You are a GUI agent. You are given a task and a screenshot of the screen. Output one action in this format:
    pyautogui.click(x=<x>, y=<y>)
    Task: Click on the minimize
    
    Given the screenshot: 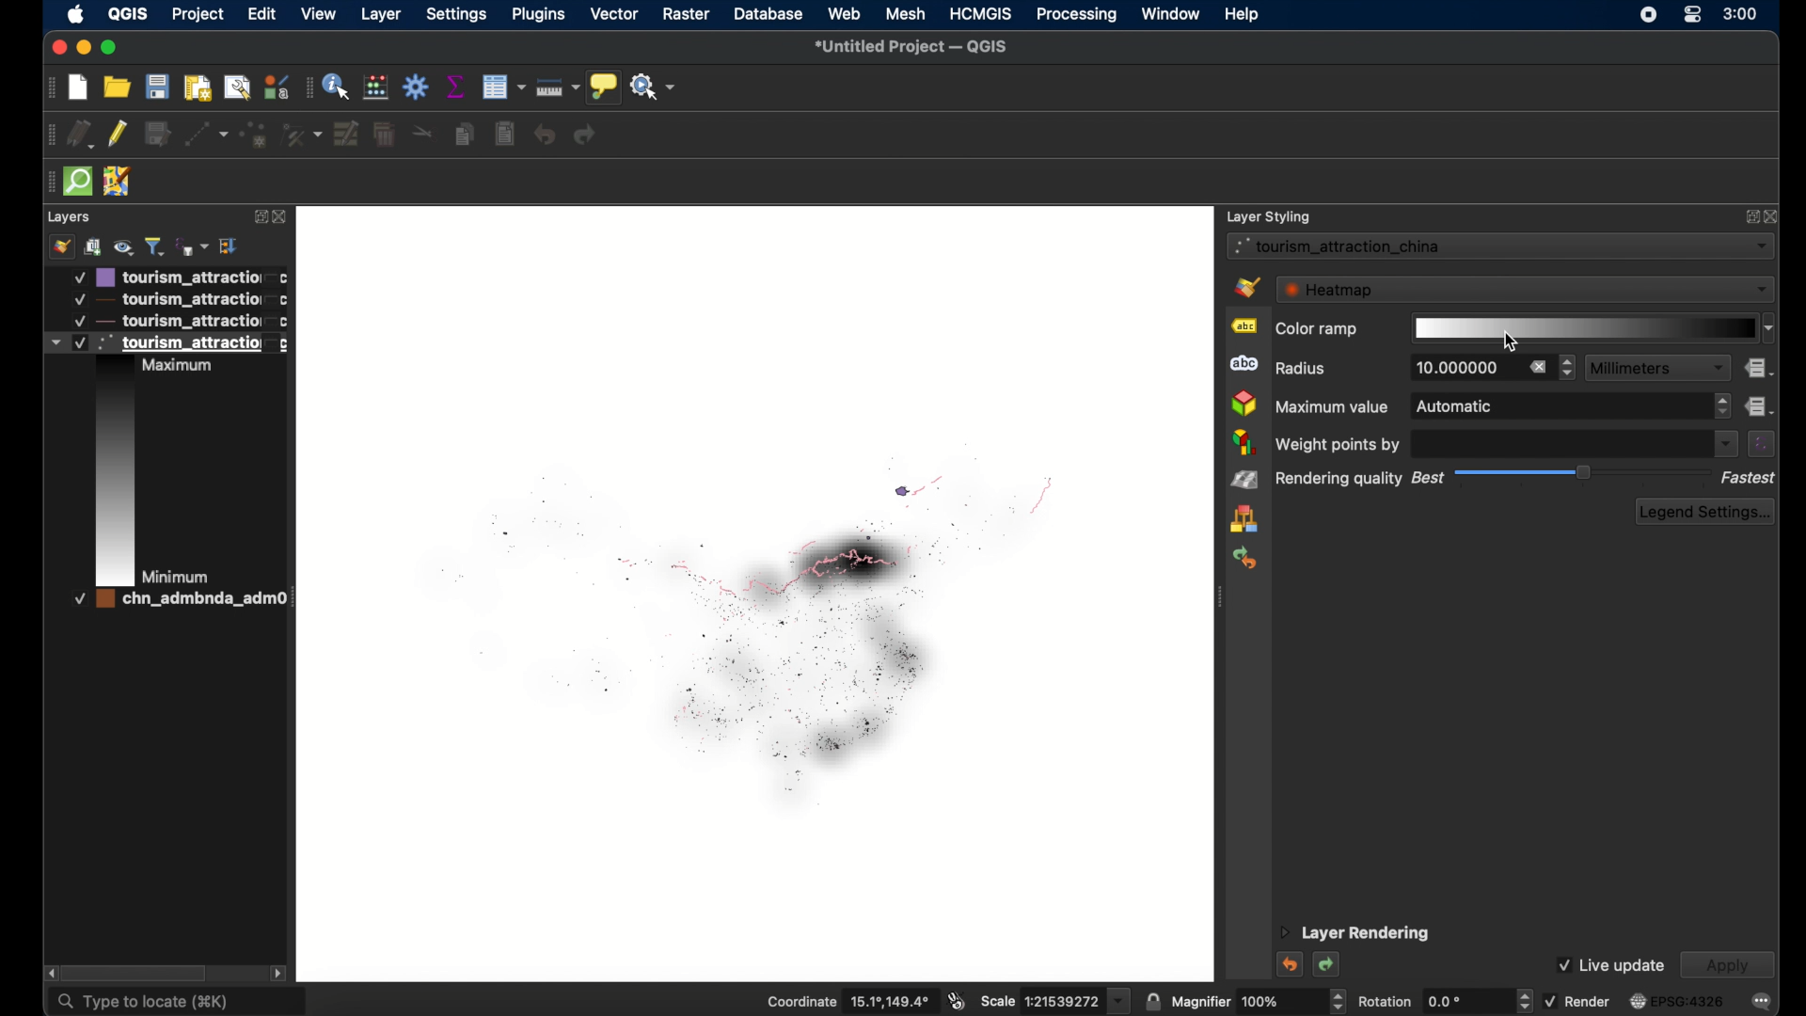 What is the action you would take?
    pyautogui.click(x=85, y=48)
    